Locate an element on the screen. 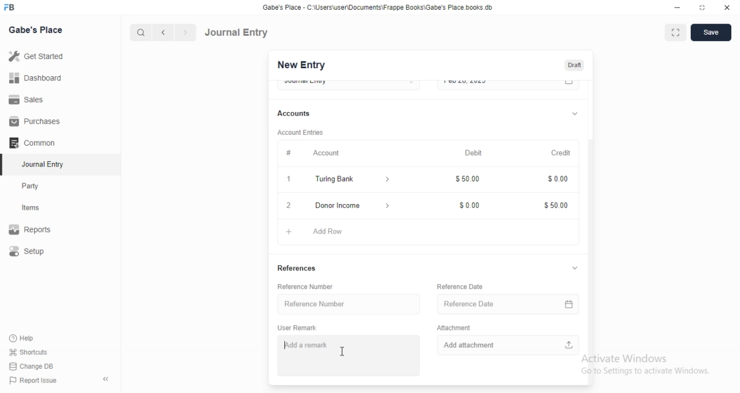  Add attachment is located at coordinates (509, 344).